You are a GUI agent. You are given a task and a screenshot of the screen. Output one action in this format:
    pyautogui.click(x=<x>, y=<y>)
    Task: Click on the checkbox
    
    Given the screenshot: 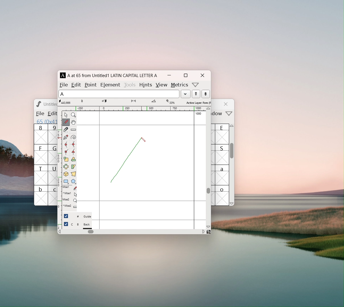 What is the action you would take?
    pyautogui.click(x=66, y=216)
    